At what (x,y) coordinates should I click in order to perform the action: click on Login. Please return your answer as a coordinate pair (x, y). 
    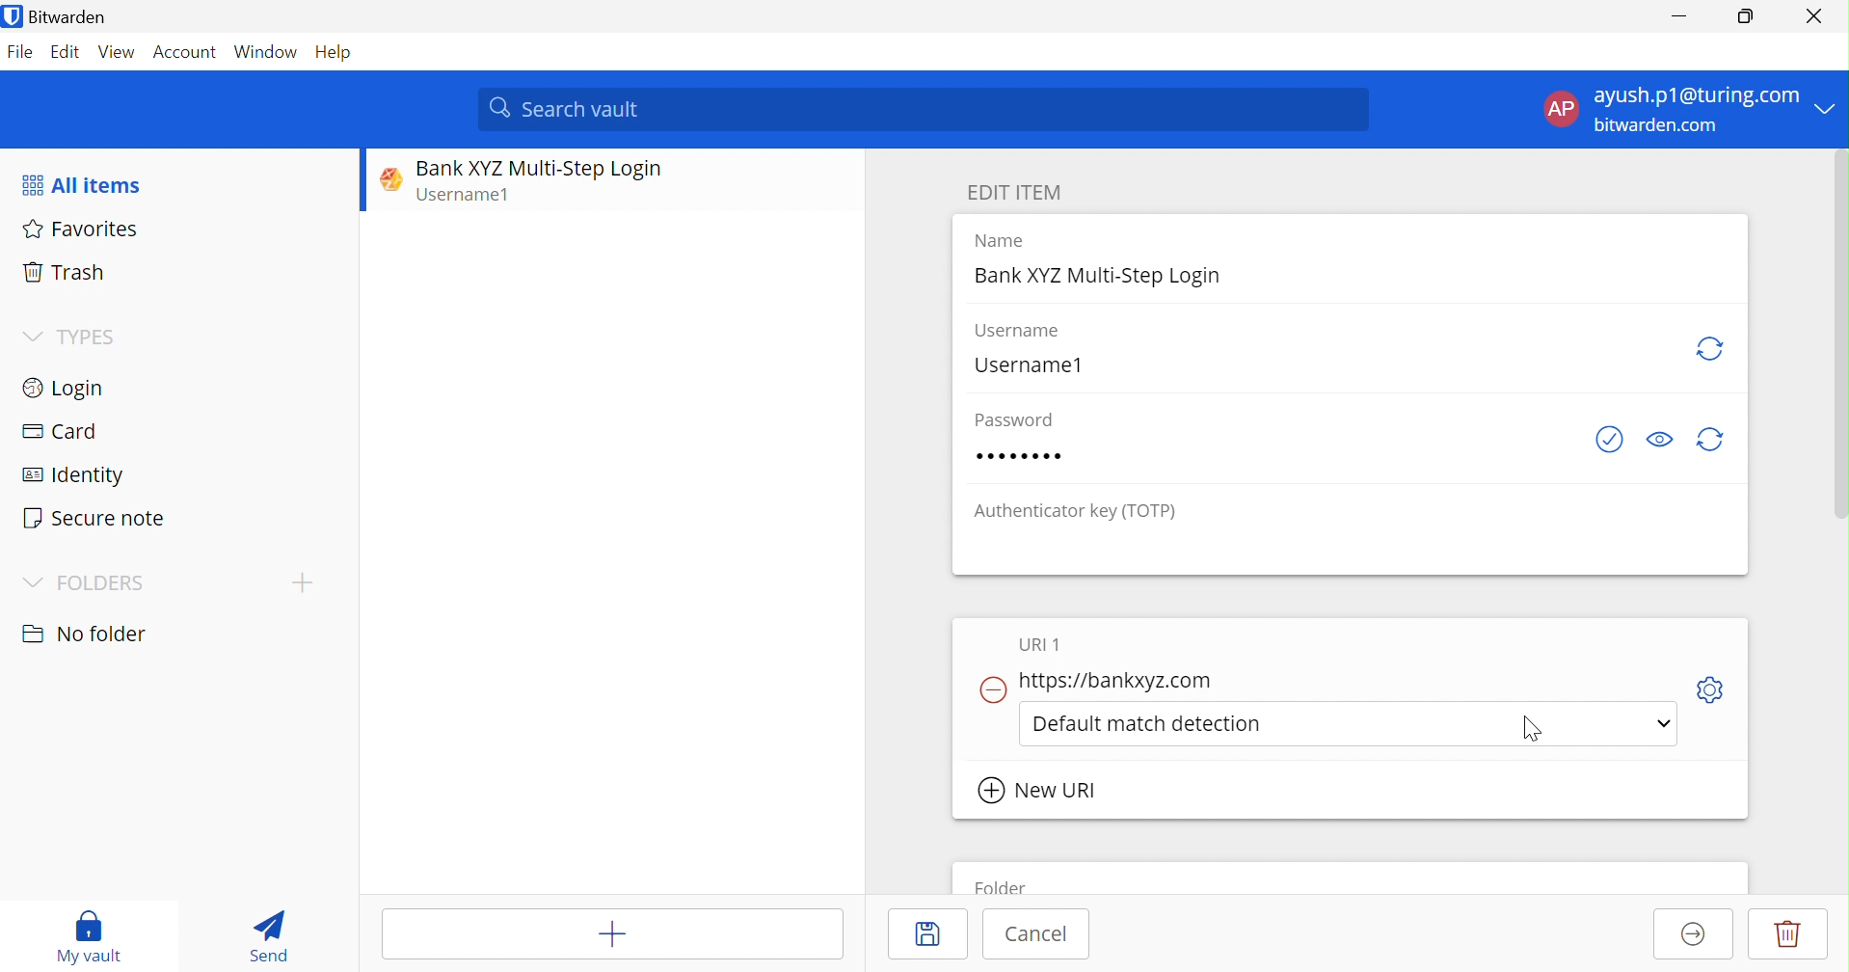
    Looking at the image, I should click on (62, 388).